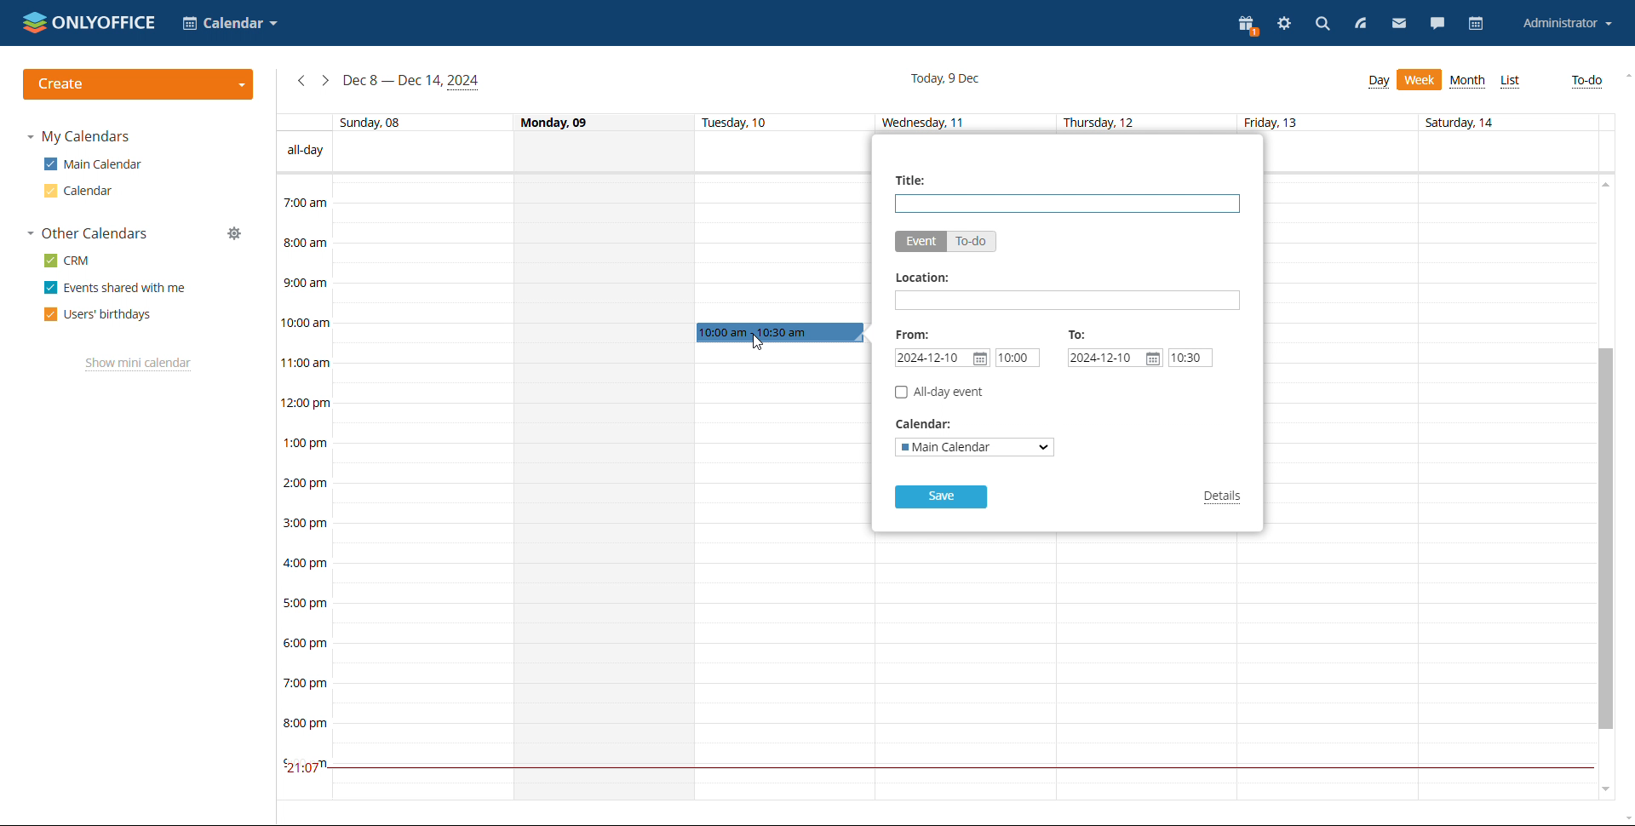 The height and width of the screenshot is (826, 1635). I want to click on talk, so click(1436, 25).